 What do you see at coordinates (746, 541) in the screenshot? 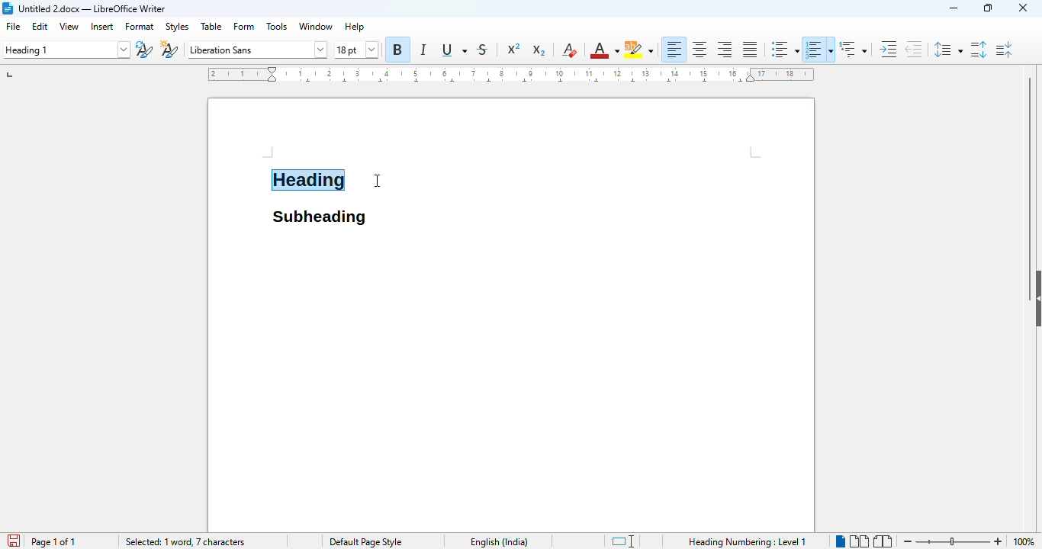
I see `heading numbering: level 1` at bounding box center [746, 541].